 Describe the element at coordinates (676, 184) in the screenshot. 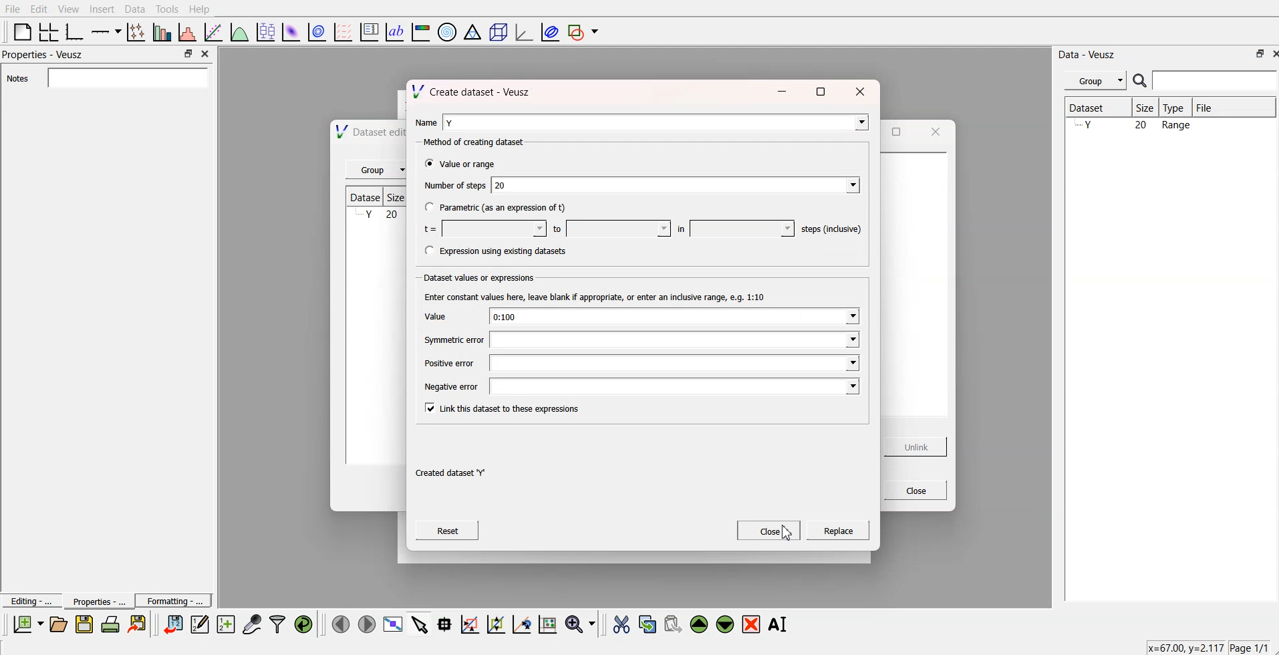

I see `20` at that location.